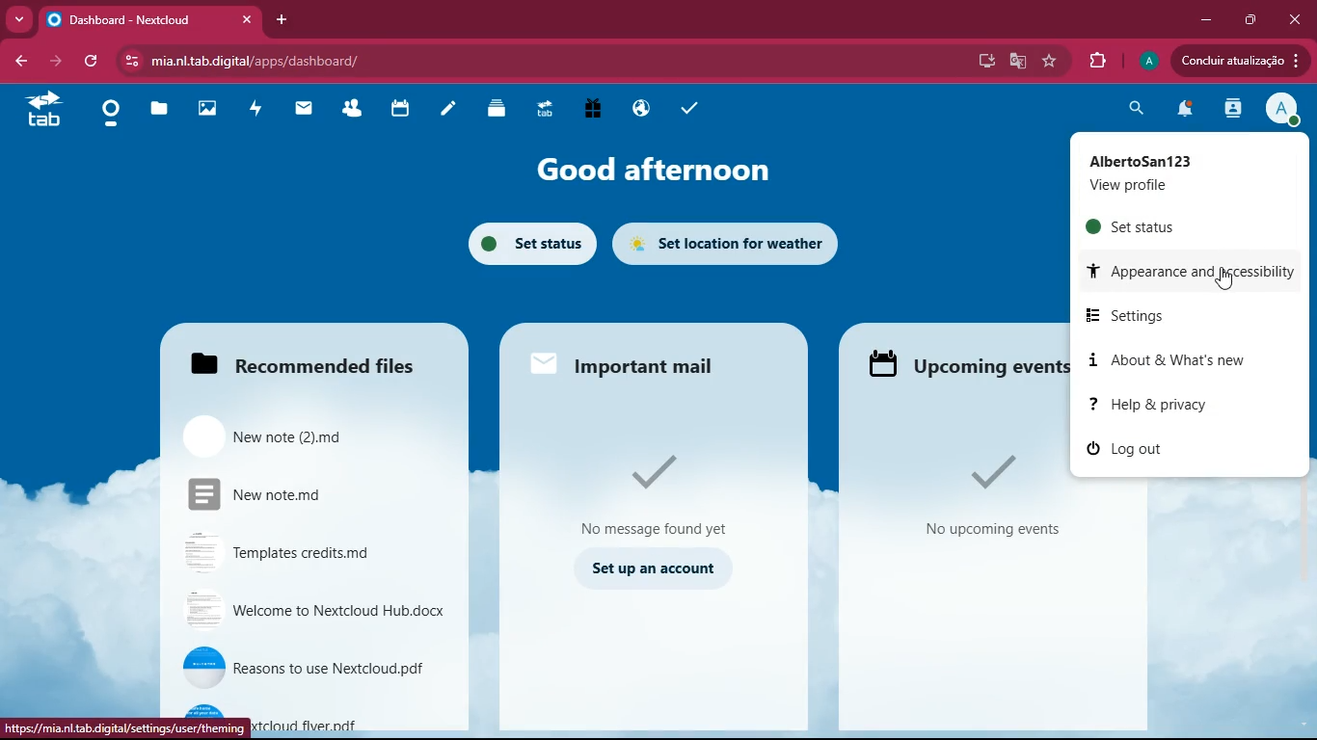  What do you see at coordinates (691, 107) in the screenshot?
I see `tasks` at bounding box center [691, 107].